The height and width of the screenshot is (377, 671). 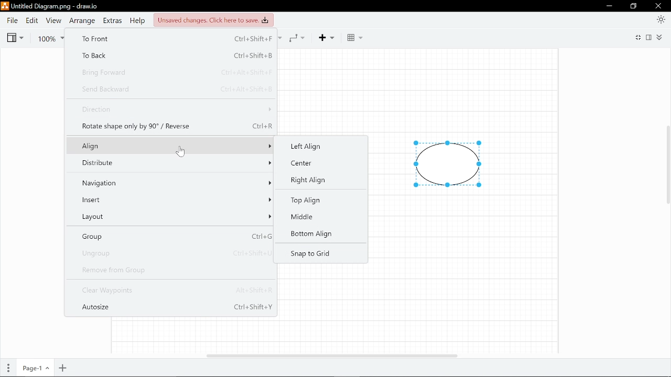 I want to click on Direction, so click(x=175, y=110).